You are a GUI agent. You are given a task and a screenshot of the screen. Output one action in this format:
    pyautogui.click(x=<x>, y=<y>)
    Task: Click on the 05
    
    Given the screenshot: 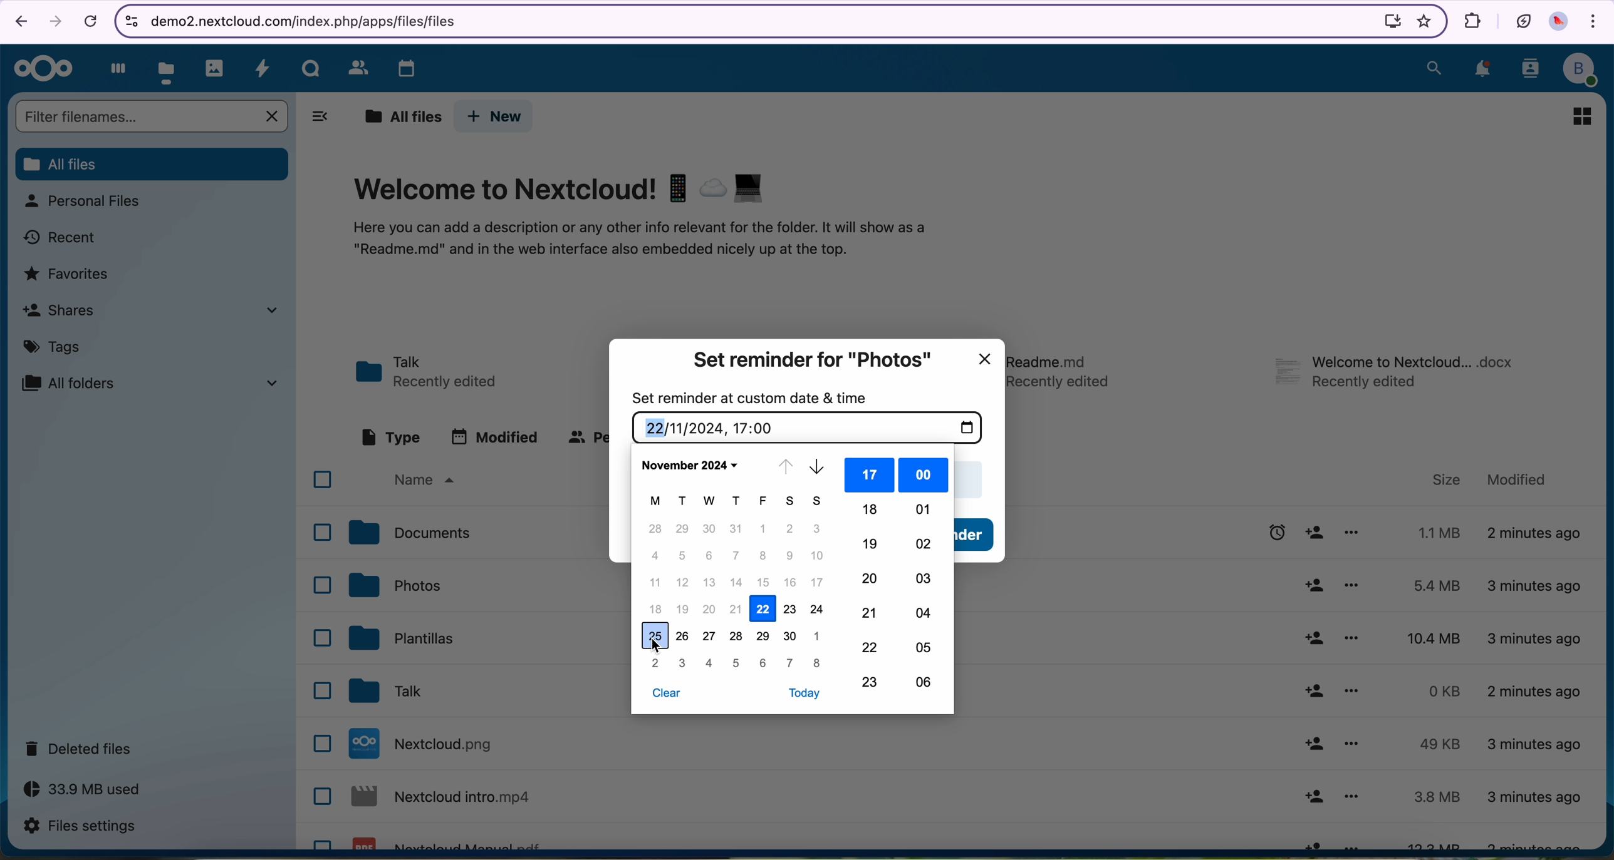 What is the action you would take?
    pyautogui.click(x=920, y=647)
    